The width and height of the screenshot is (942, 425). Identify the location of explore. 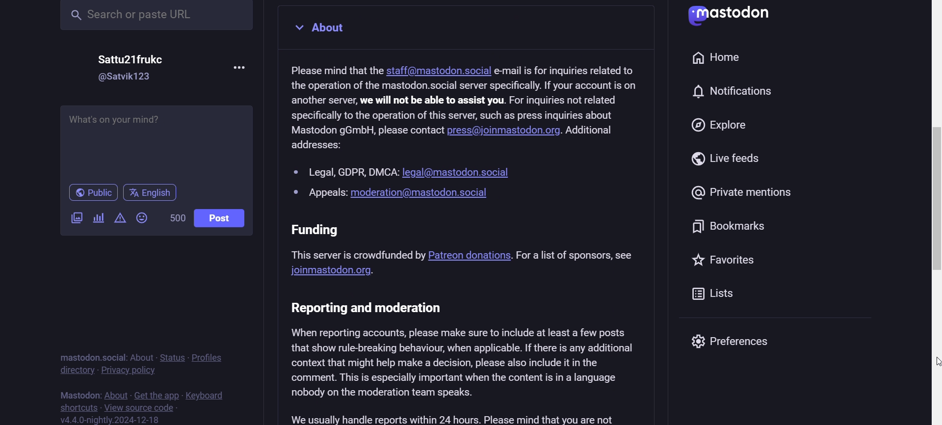
(722, 125).